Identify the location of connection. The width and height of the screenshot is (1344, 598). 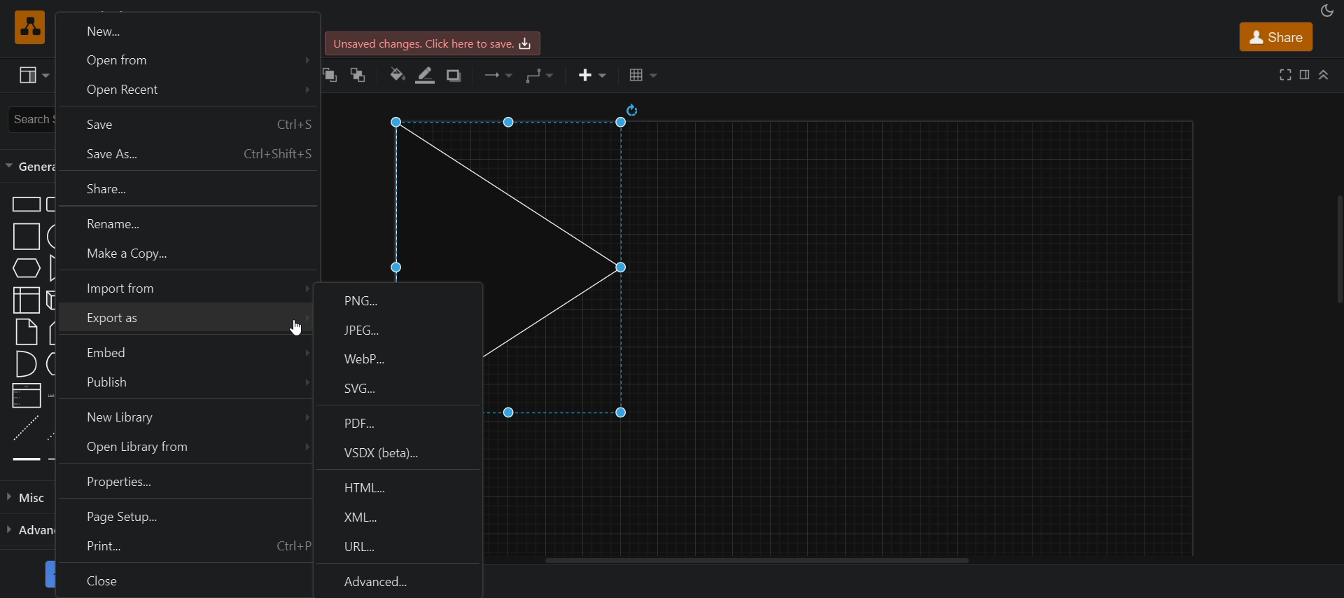
(498, 75).